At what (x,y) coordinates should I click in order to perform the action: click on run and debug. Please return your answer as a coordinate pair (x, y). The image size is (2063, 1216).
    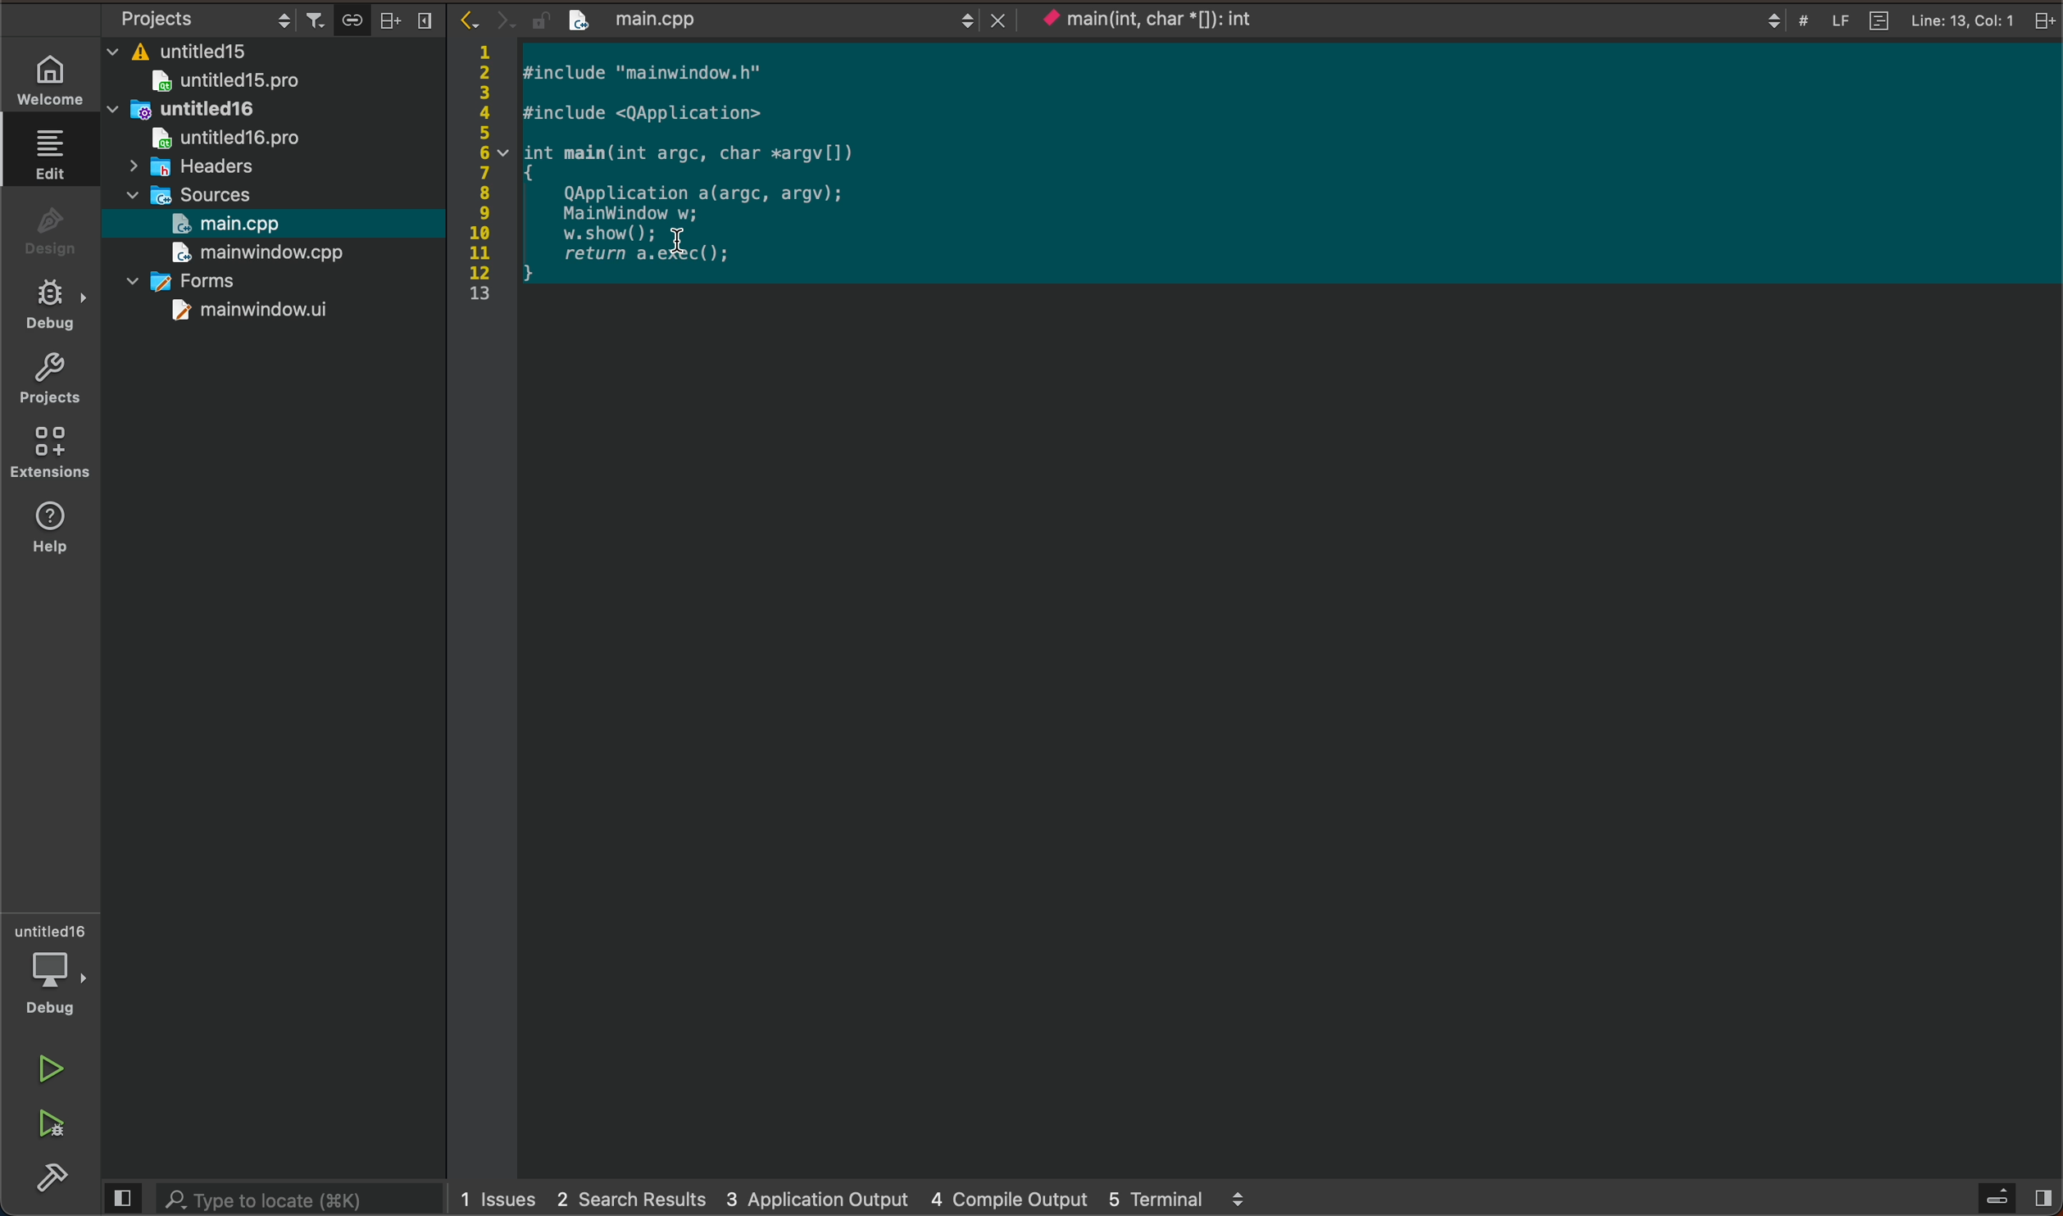
    Looking at the image, I should click on (42, 1122).